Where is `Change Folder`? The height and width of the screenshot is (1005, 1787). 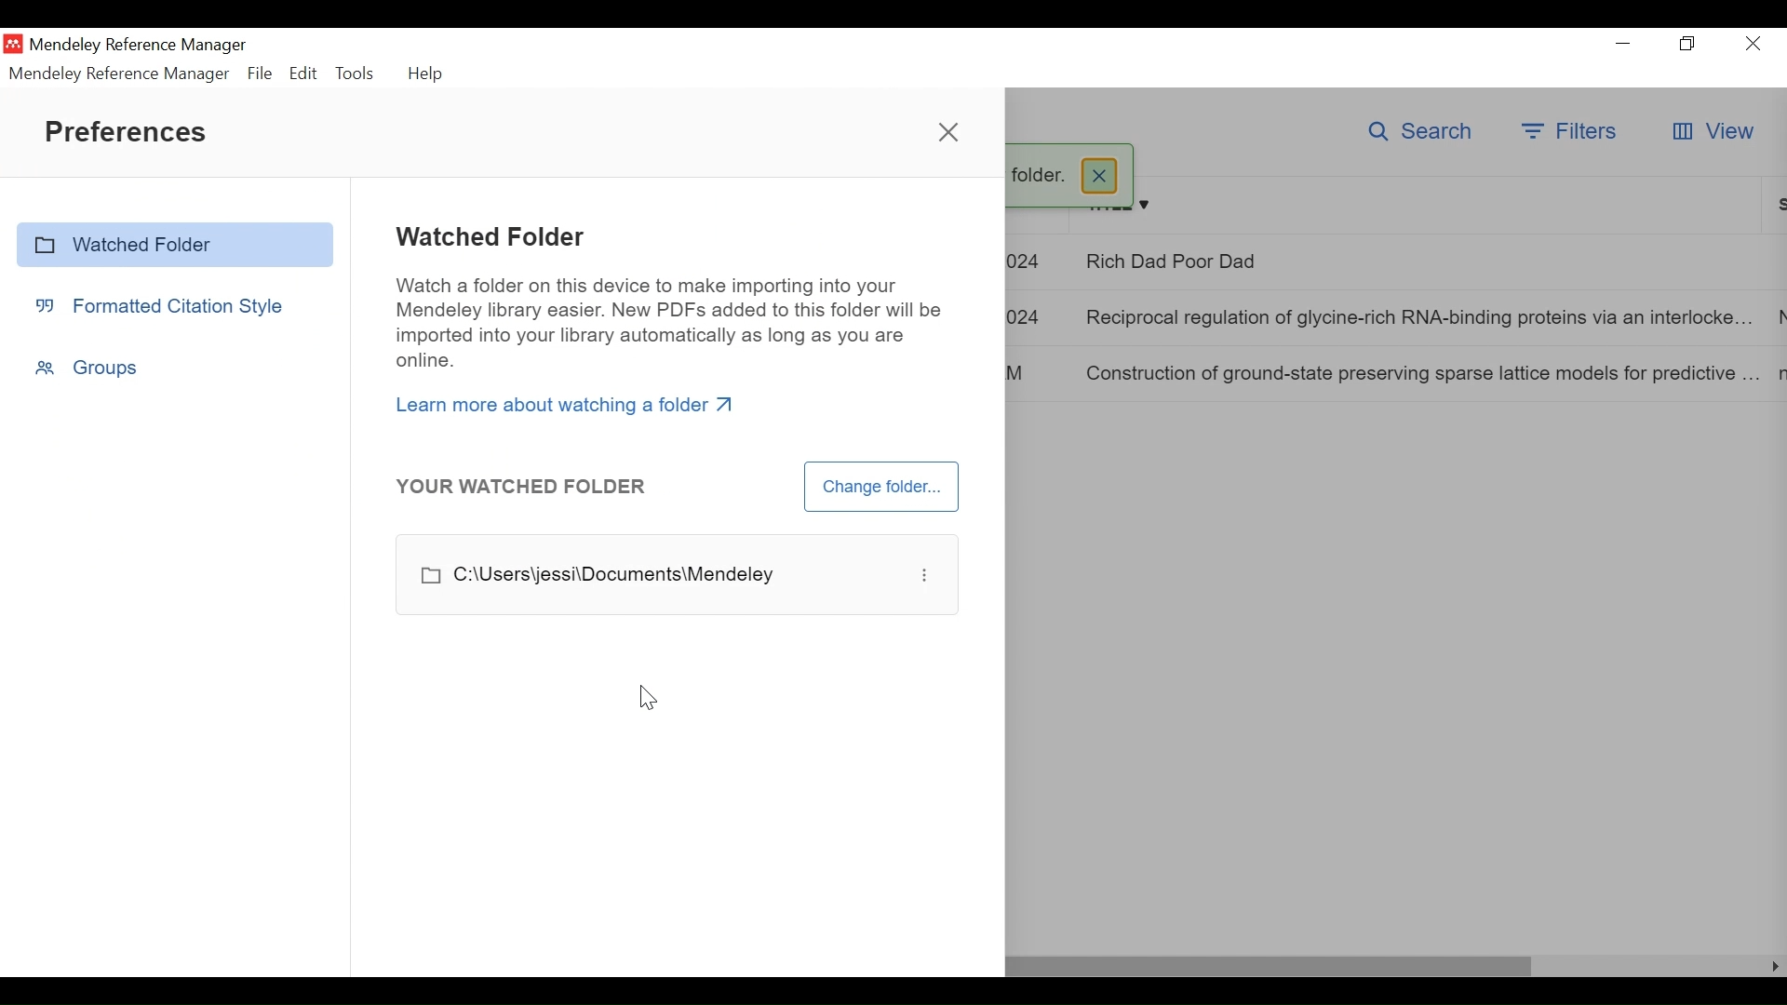
Change Folder is located at coordinates (883, 485).